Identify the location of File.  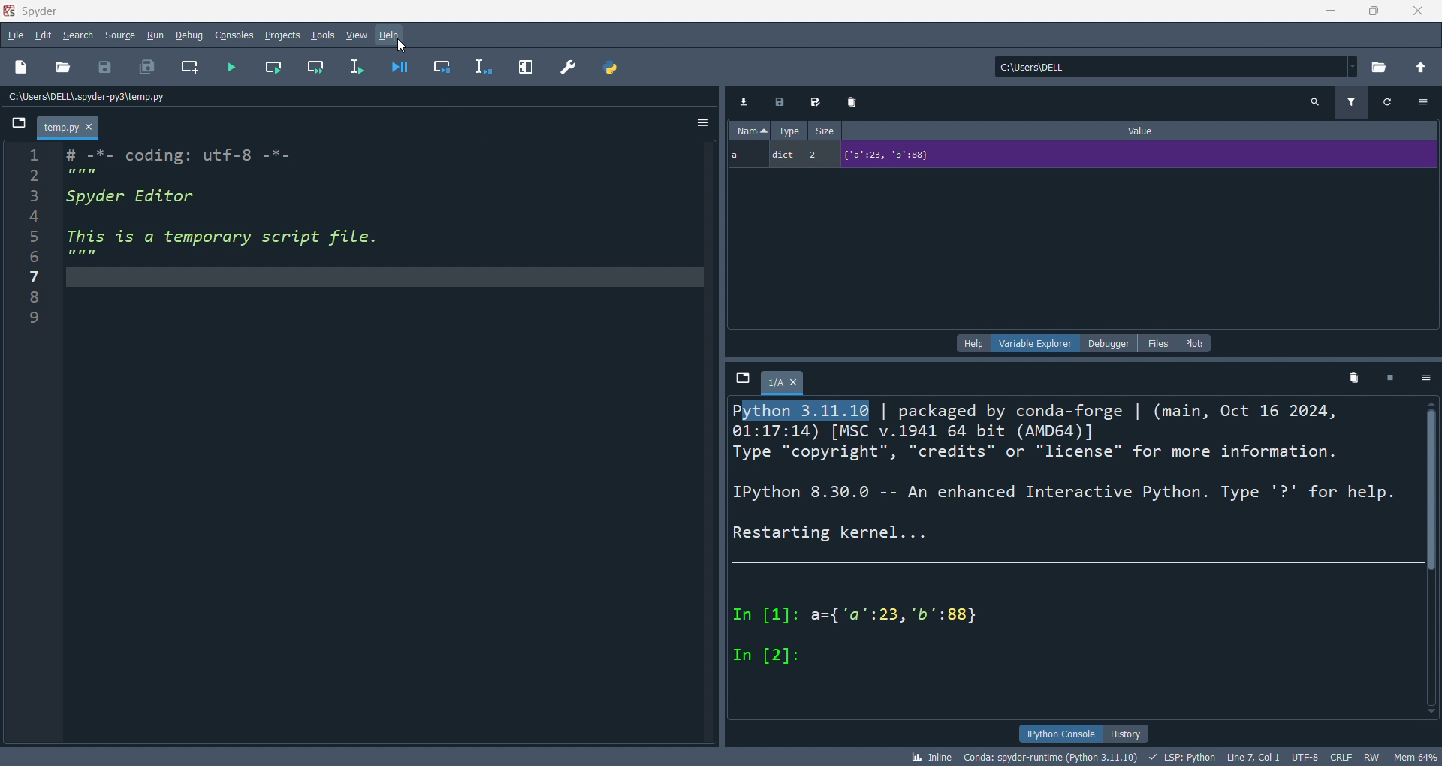
(18, 122).